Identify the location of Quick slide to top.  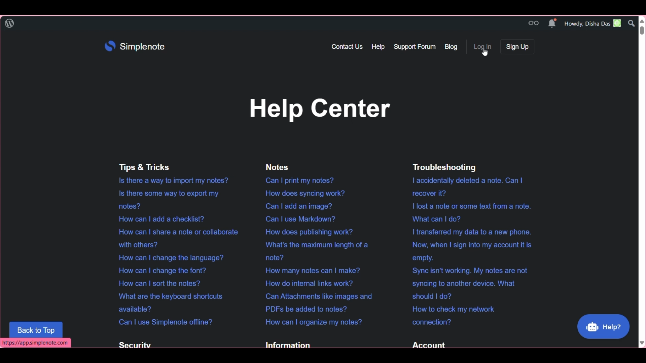
(642, 21).